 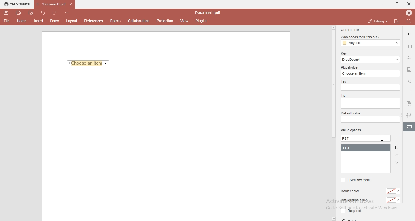 I want to click on Insert, so click(x=39, y=21).